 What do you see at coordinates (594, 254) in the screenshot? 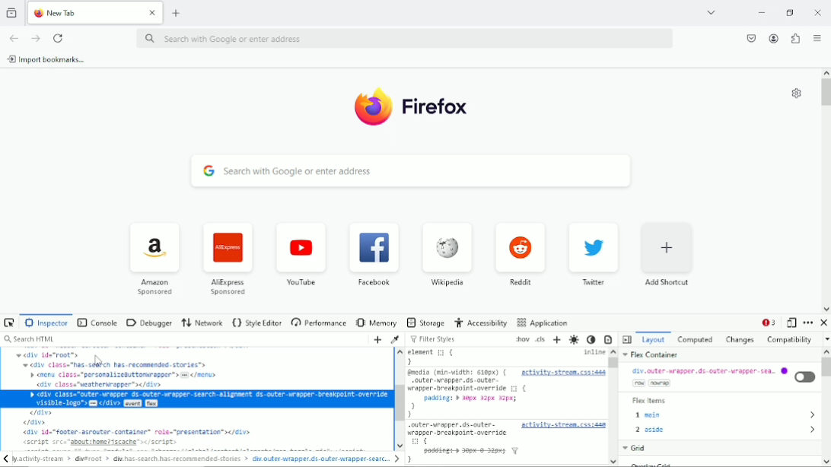
I see `Twitter` at bounding box center [594, 254].